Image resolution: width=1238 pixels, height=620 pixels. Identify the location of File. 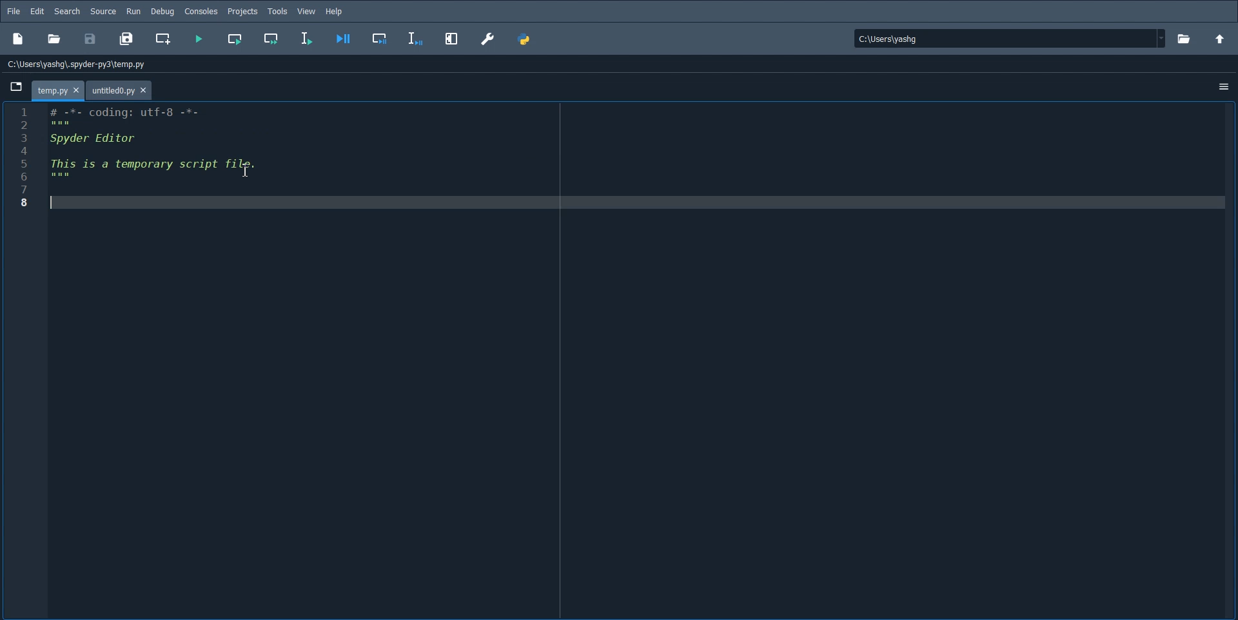
(14, 12).